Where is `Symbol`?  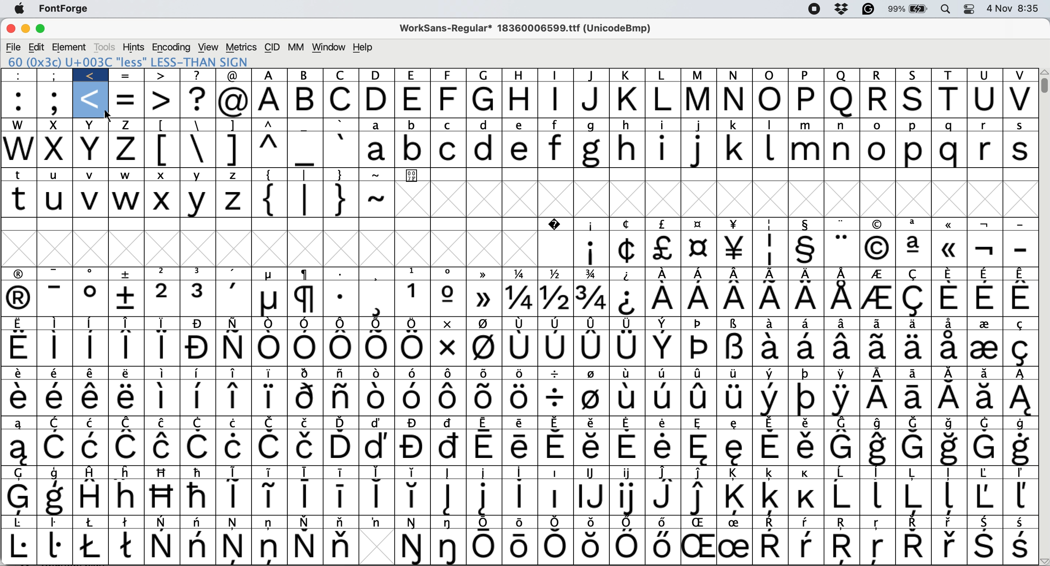
Symbol is located at coordinates (986, 373).